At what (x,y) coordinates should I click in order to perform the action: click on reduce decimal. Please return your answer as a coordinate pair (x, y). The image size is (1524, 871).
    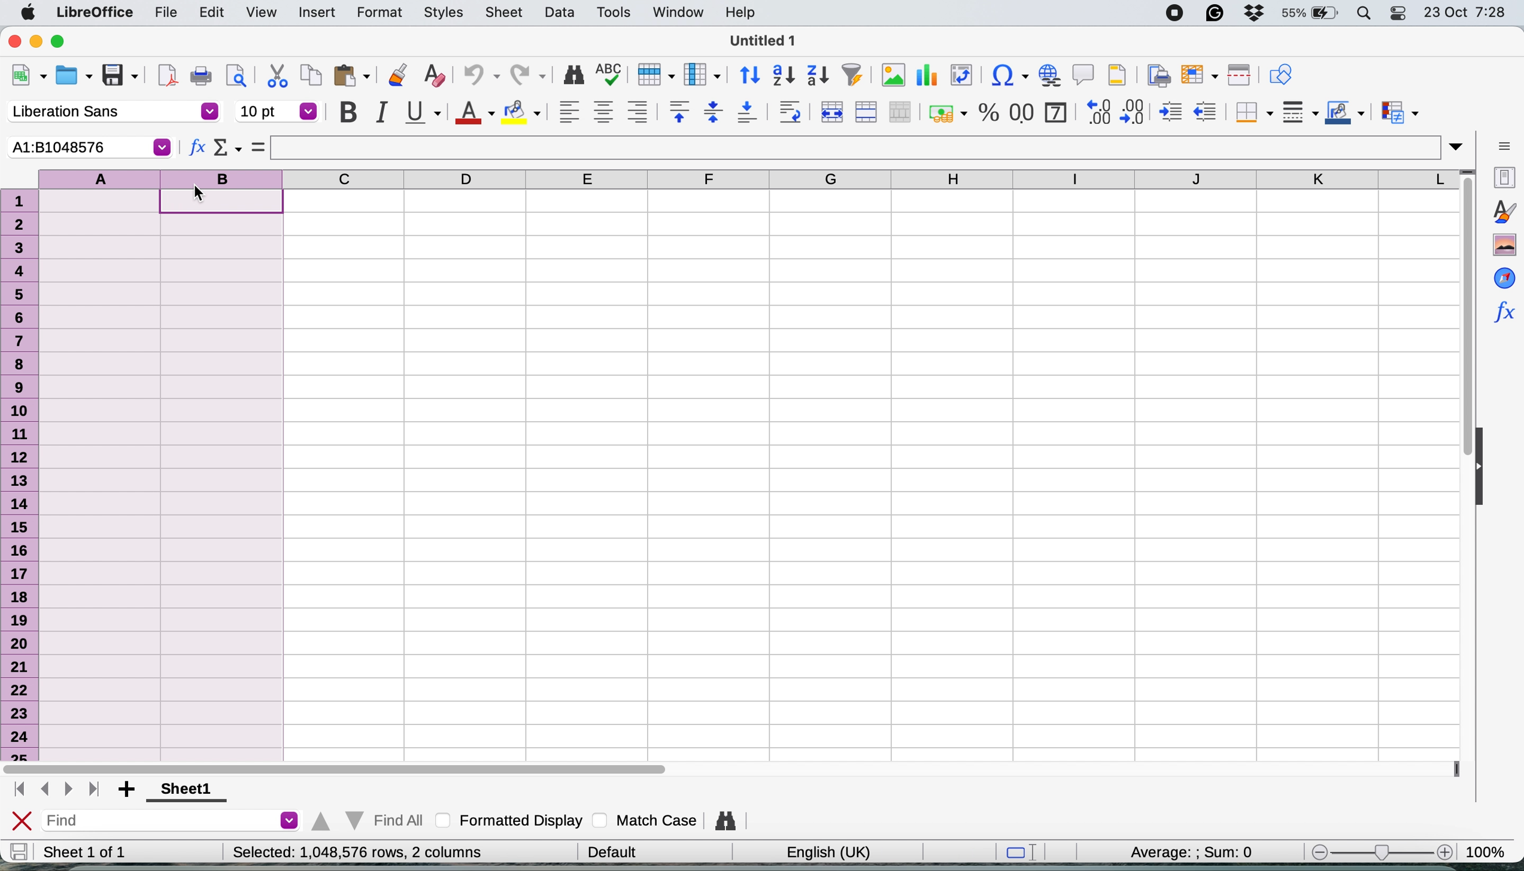
    Looking at the image, I should click on (1134, 111).